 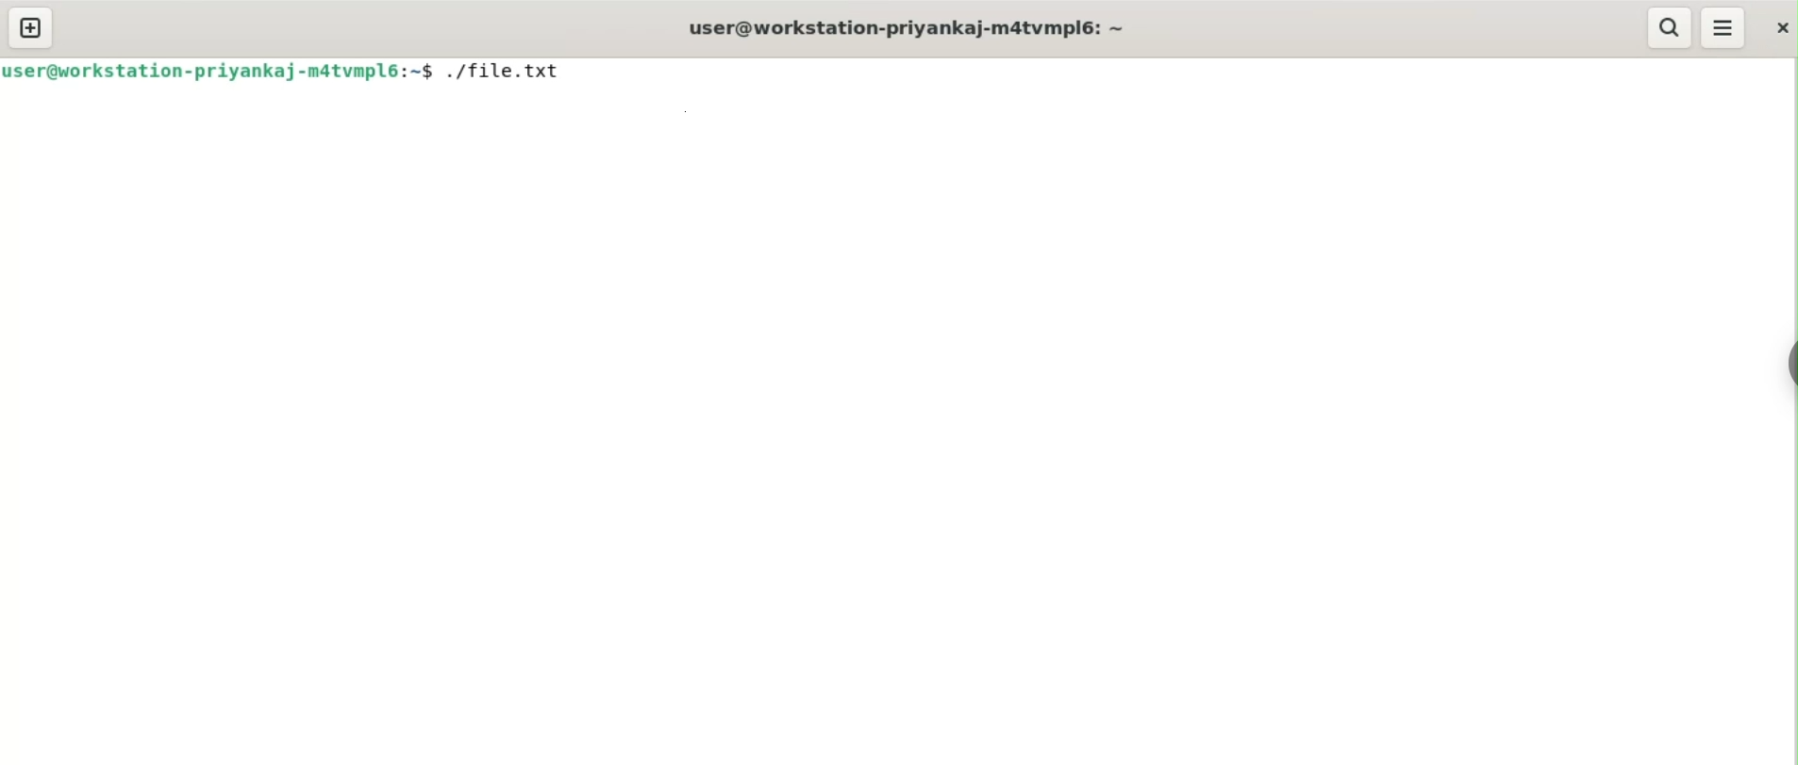 I want to click on menu, so click(x=1724, y=29).